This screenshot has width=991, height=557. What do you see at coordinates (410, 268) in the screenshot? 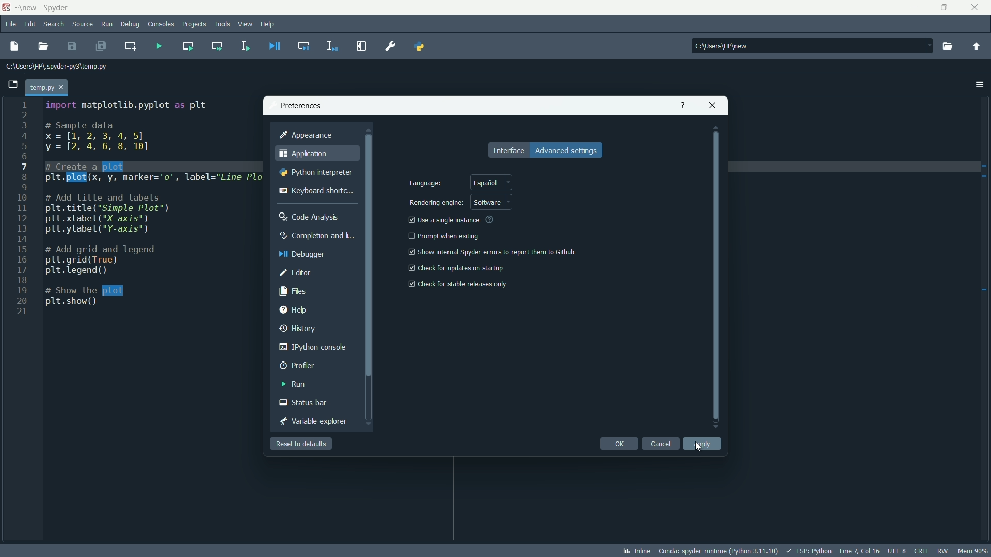
I see `checkbox` at bounding box center [410, 268].